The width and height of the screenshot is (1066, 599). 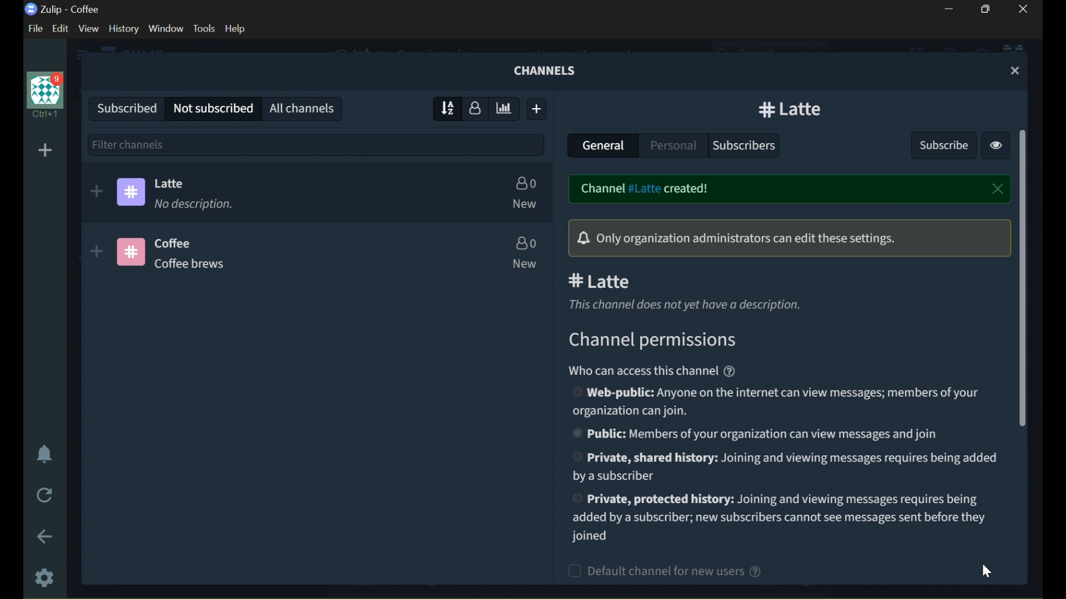 I want to click on GO BACK, so click(x=46, y=536).